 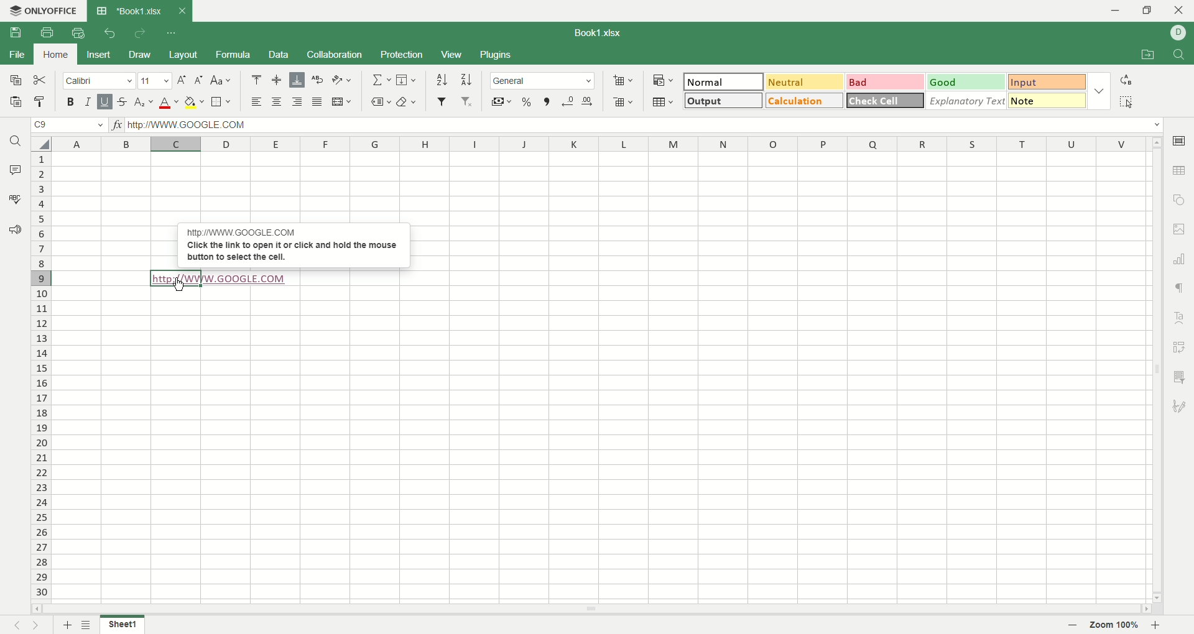 I want to click on file, so click(x=17, y=57).